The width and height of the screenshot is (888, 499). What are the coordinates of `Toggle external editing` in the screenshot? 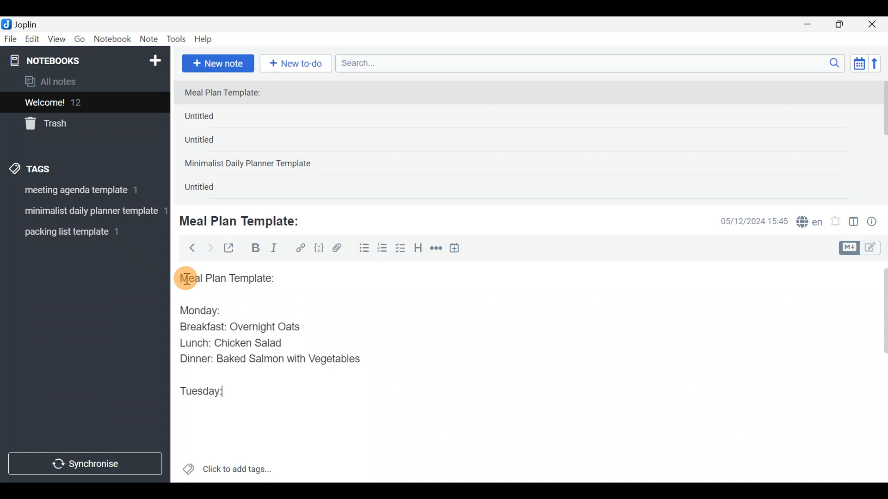 It's located at (232, 249).